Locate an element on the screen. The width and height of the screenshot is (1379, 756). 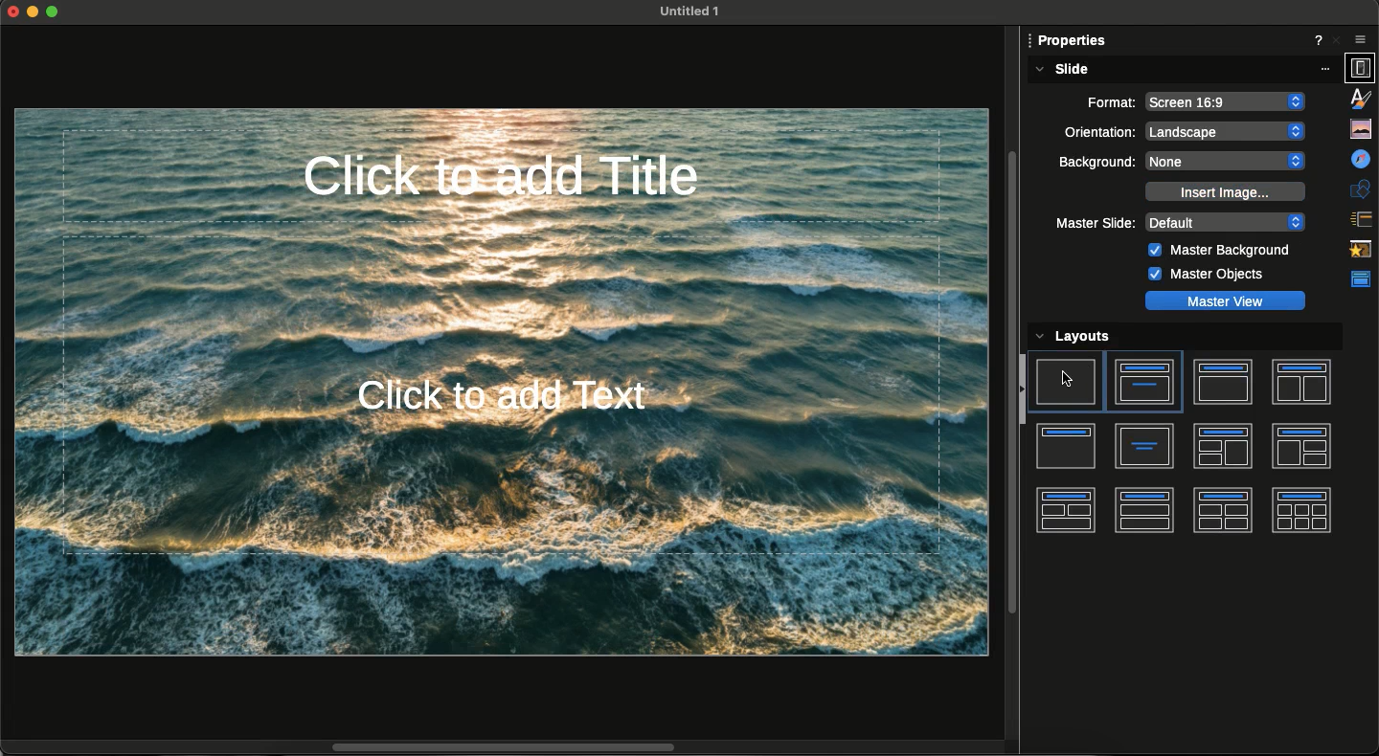
Slide is located at coordinates (1061, 70).